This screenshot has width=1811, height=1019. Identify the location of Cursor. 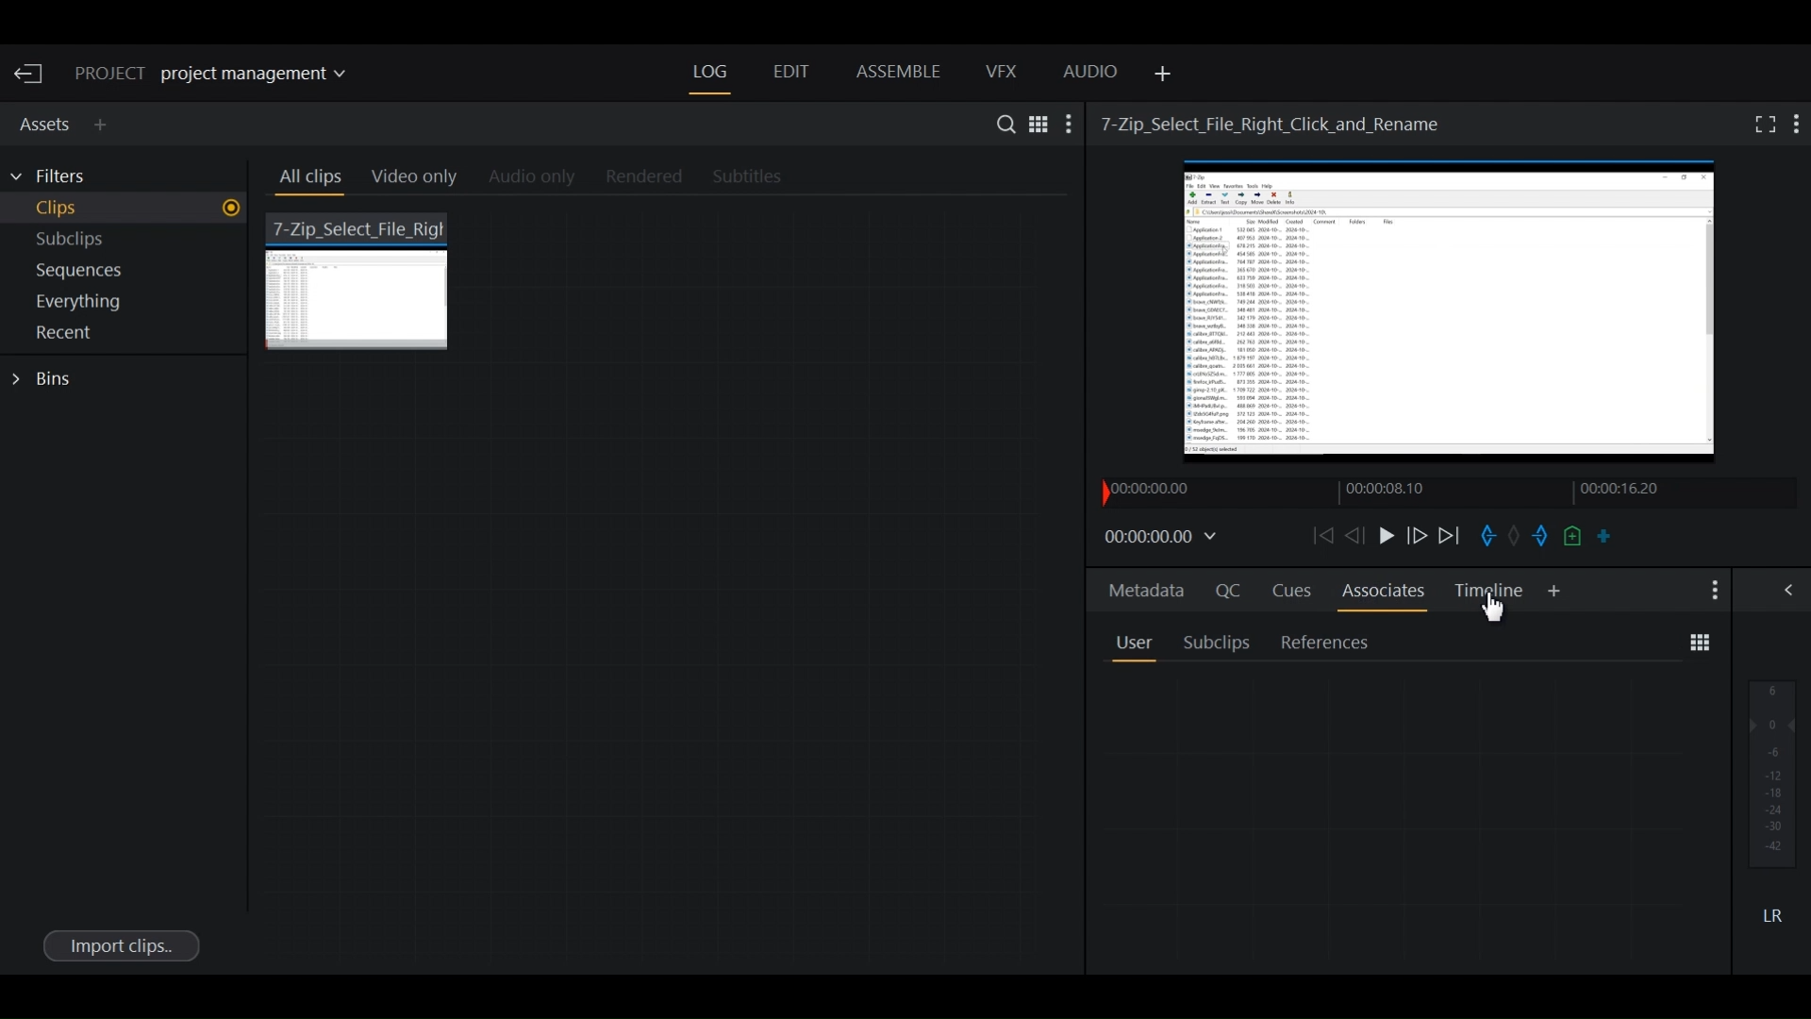
(1492, 611).